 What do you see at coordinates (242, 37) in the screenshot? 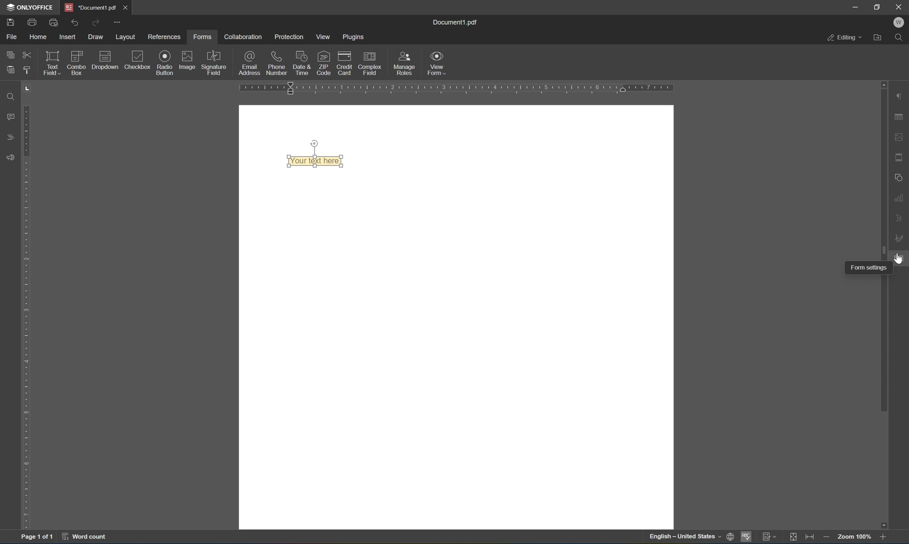
I see `collaboration` at bounding box center [242, 37].